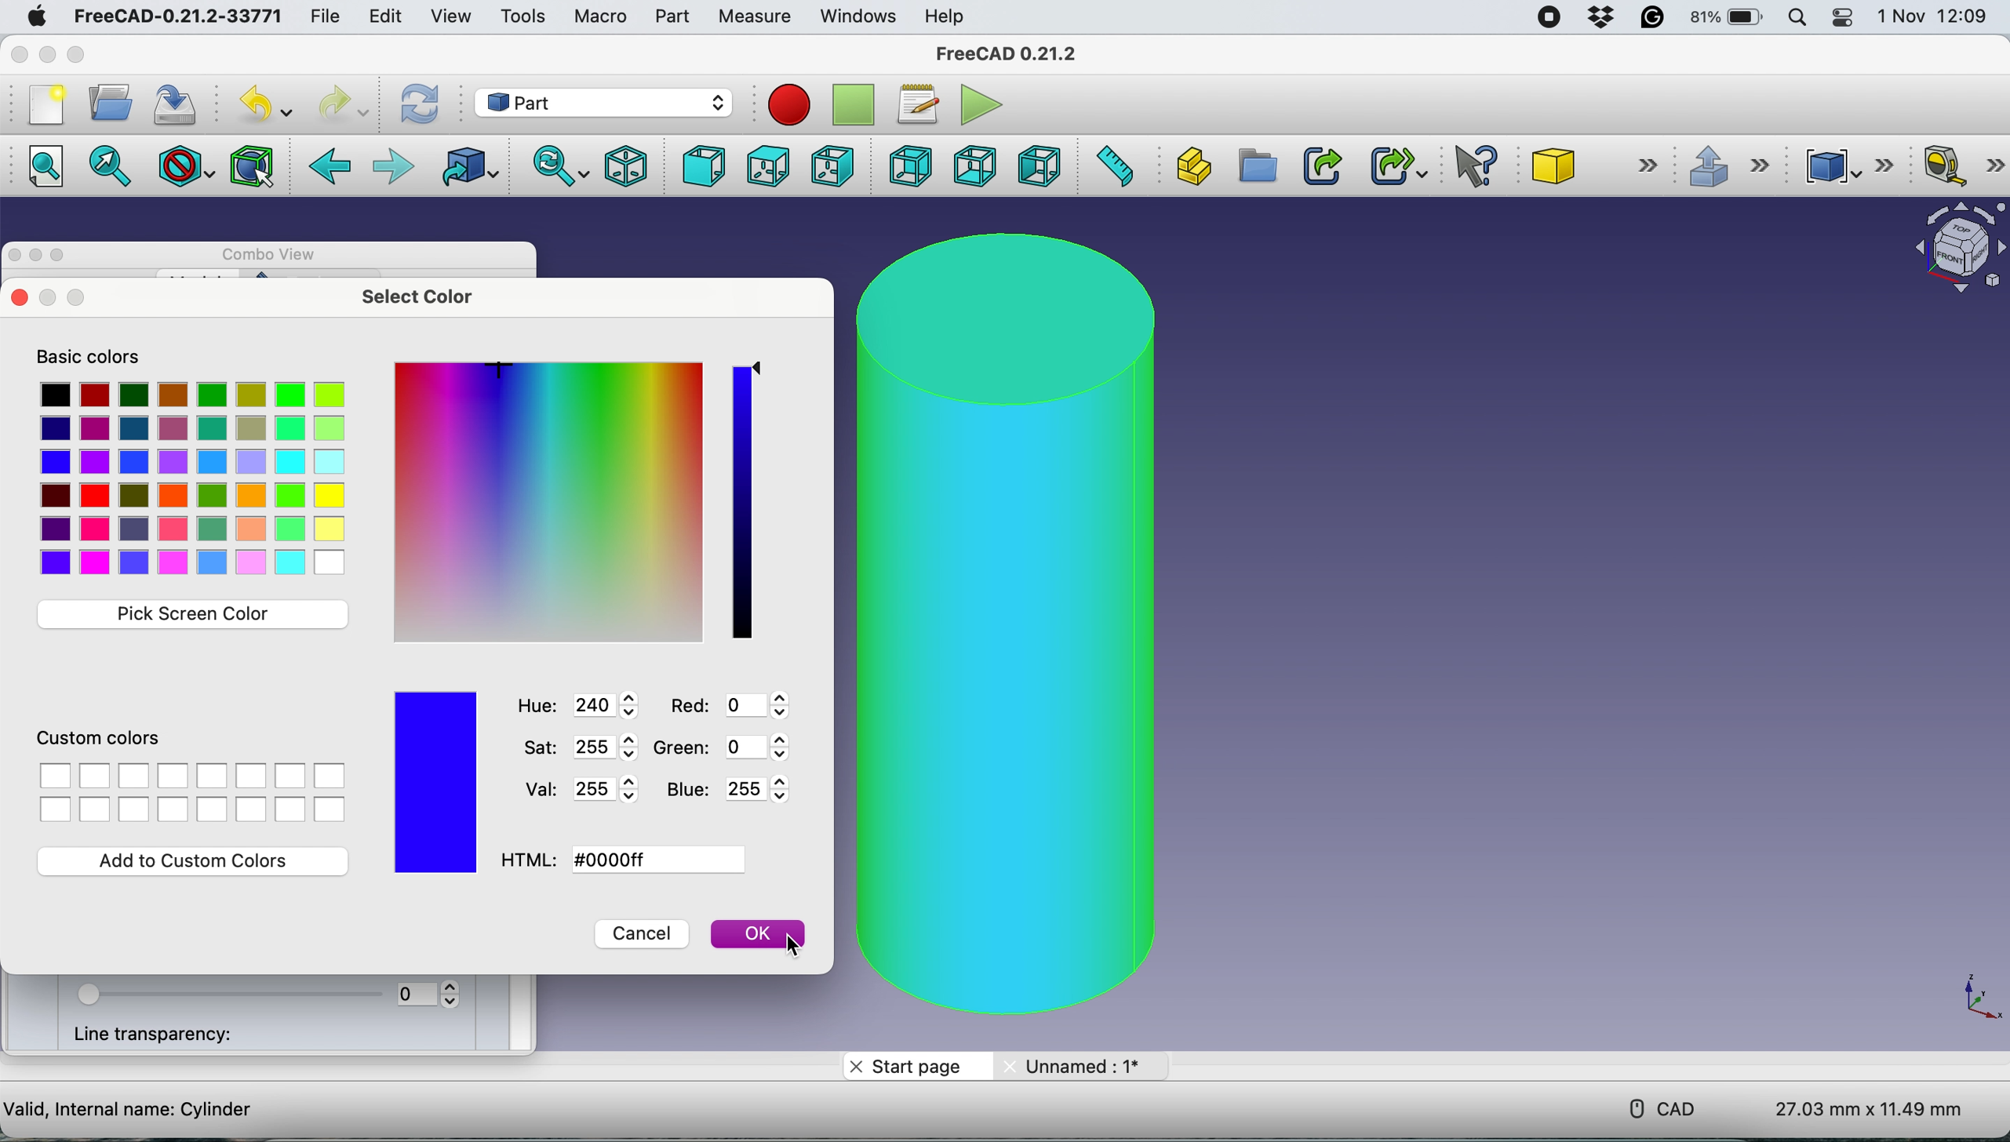 The image size is (2010, 1142). What do you see at coordinates (948, 17) in the screenshot?
I see `help` at bounding box center [948, 17].